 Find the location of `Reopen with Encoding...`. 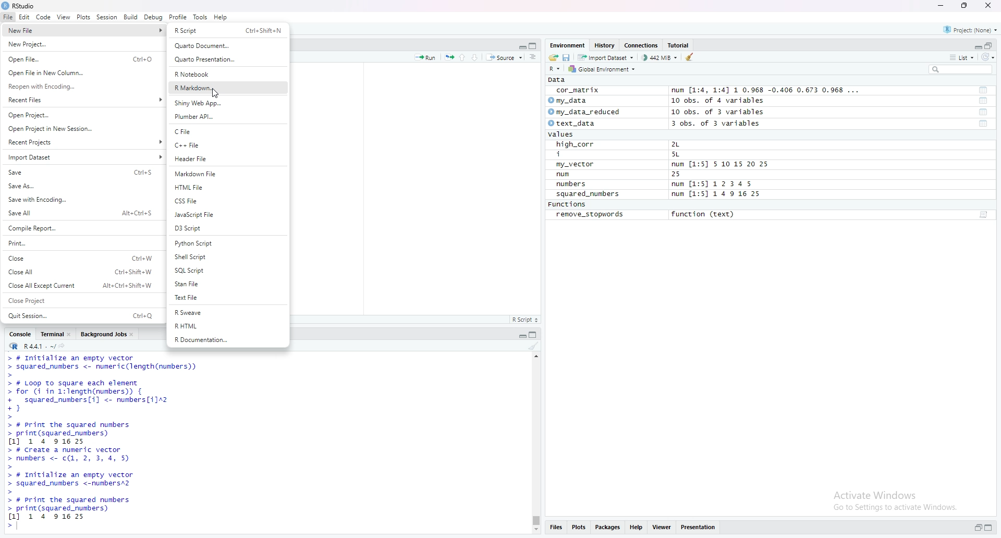

Reopen with Encoding... is located at coordinates (80, 87).